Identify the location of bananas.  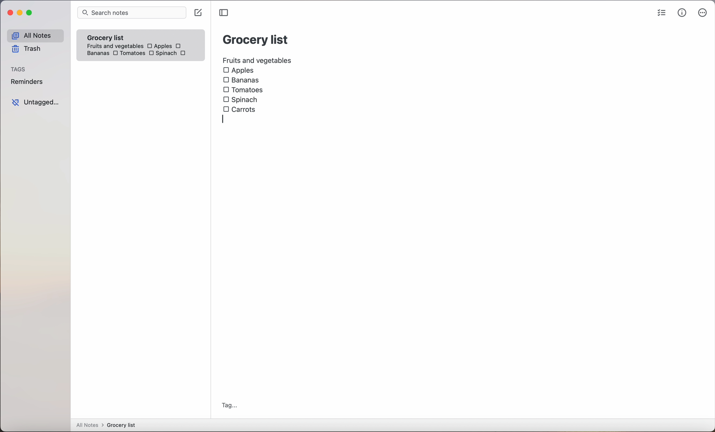
(97, 53).